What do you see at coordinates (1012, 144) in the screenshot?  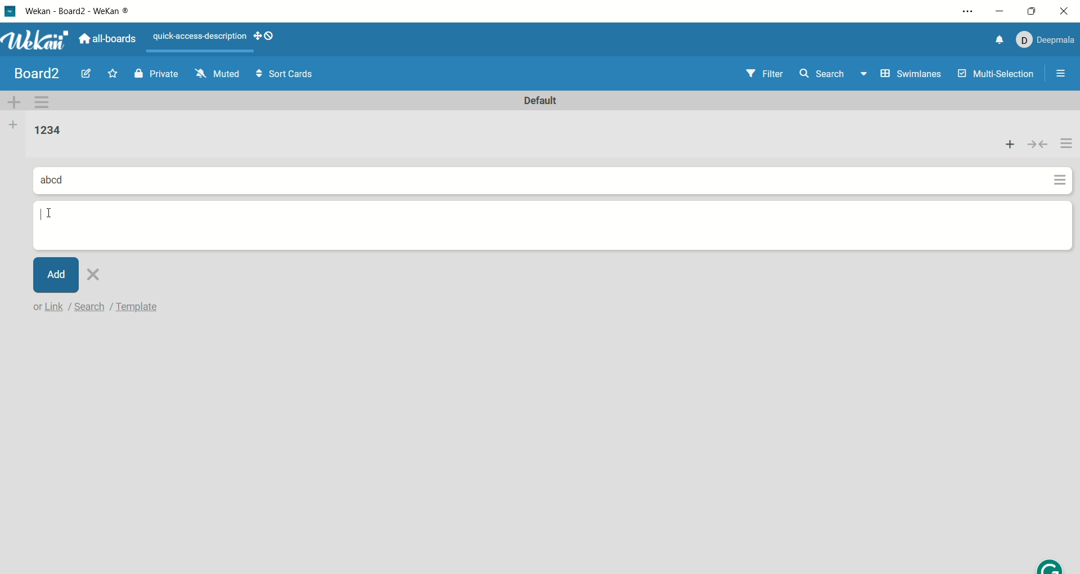 I see `add` at bounding box center [1012, 144].